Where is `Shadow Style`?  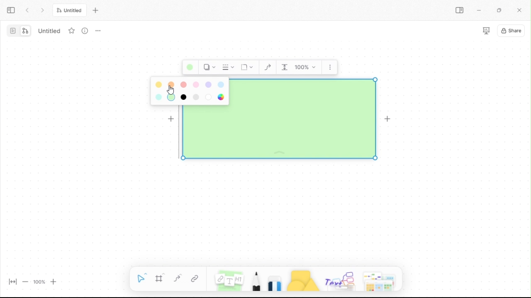 Shadow Style is located at coordinates (209, 67).